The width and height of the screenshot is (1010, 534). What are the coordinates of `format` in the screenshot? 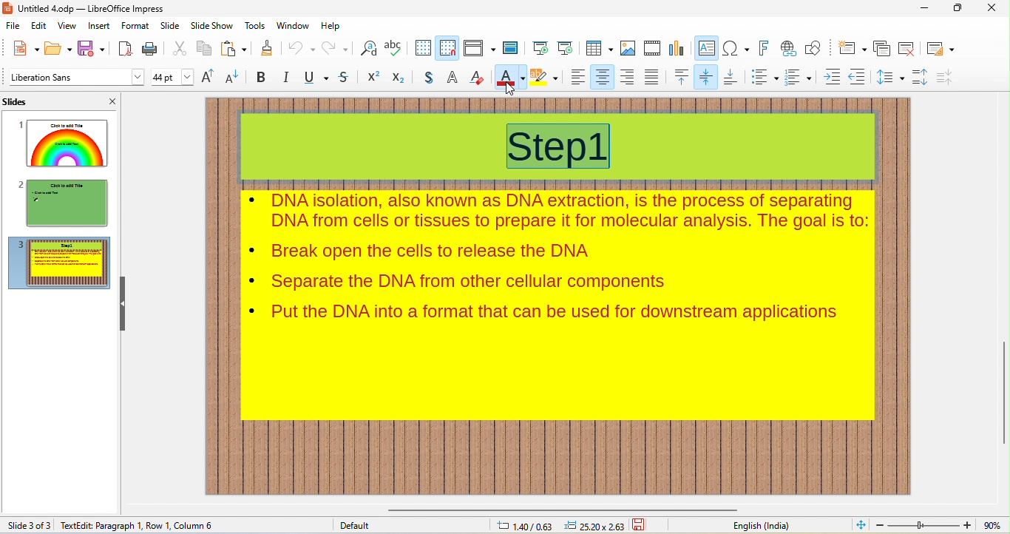 It's located at (133, 26).